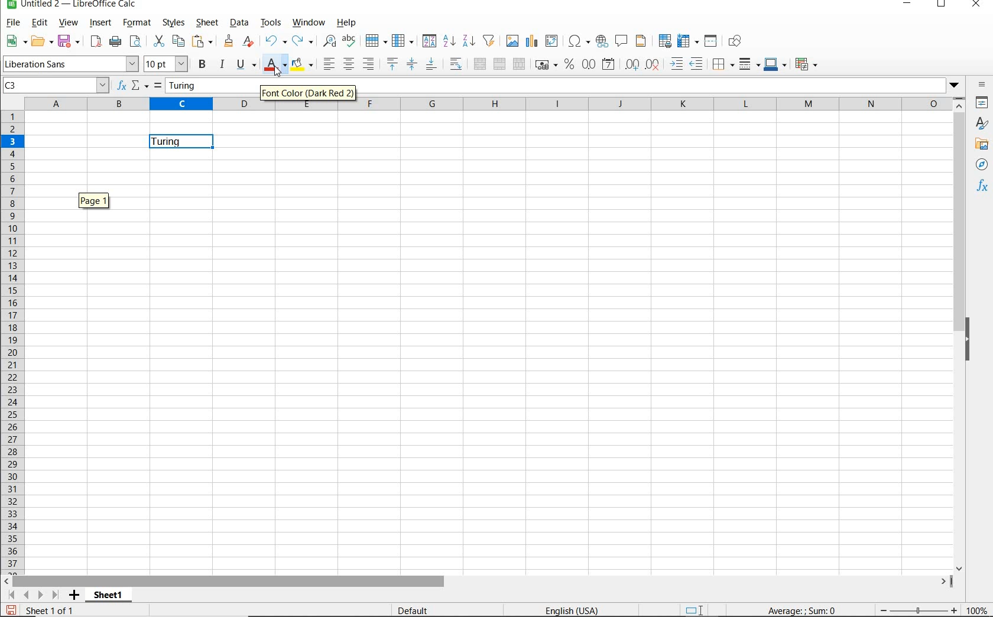 The image size is (993, 617). I want to click on CUT, so click(159, 41).